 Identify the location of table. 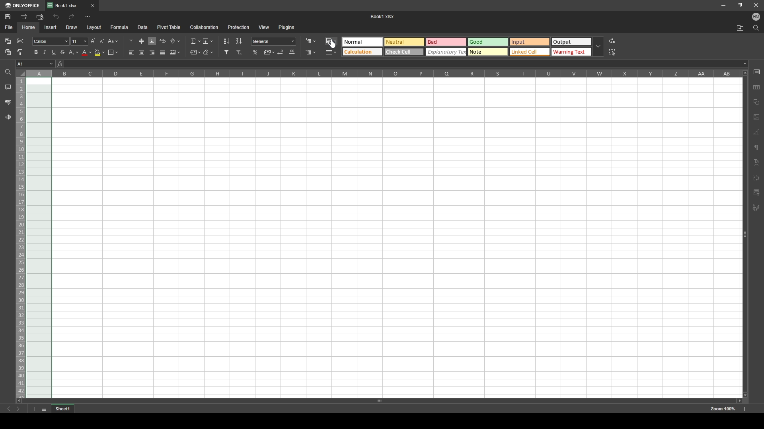
(756, 87).